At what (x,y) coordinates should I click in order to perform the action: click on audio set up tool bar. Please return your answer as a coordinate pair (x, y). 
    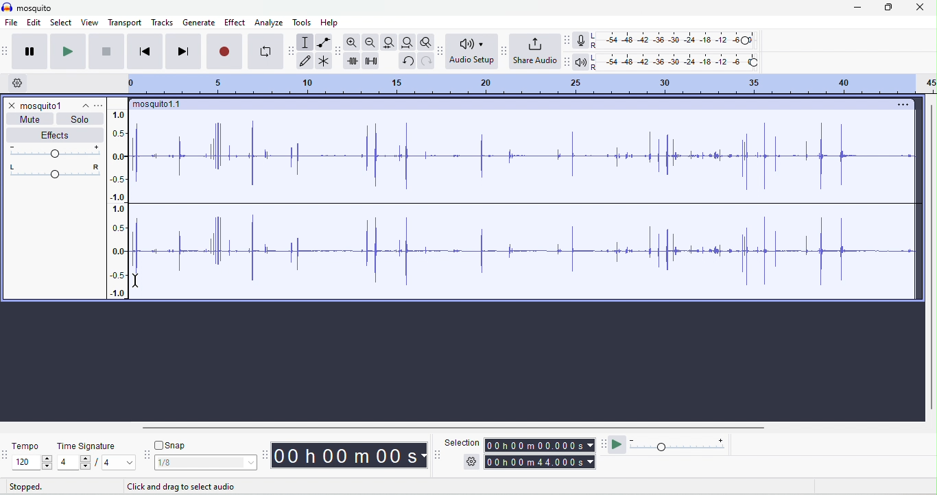
    Looking at the image, I should click on (442, 51).